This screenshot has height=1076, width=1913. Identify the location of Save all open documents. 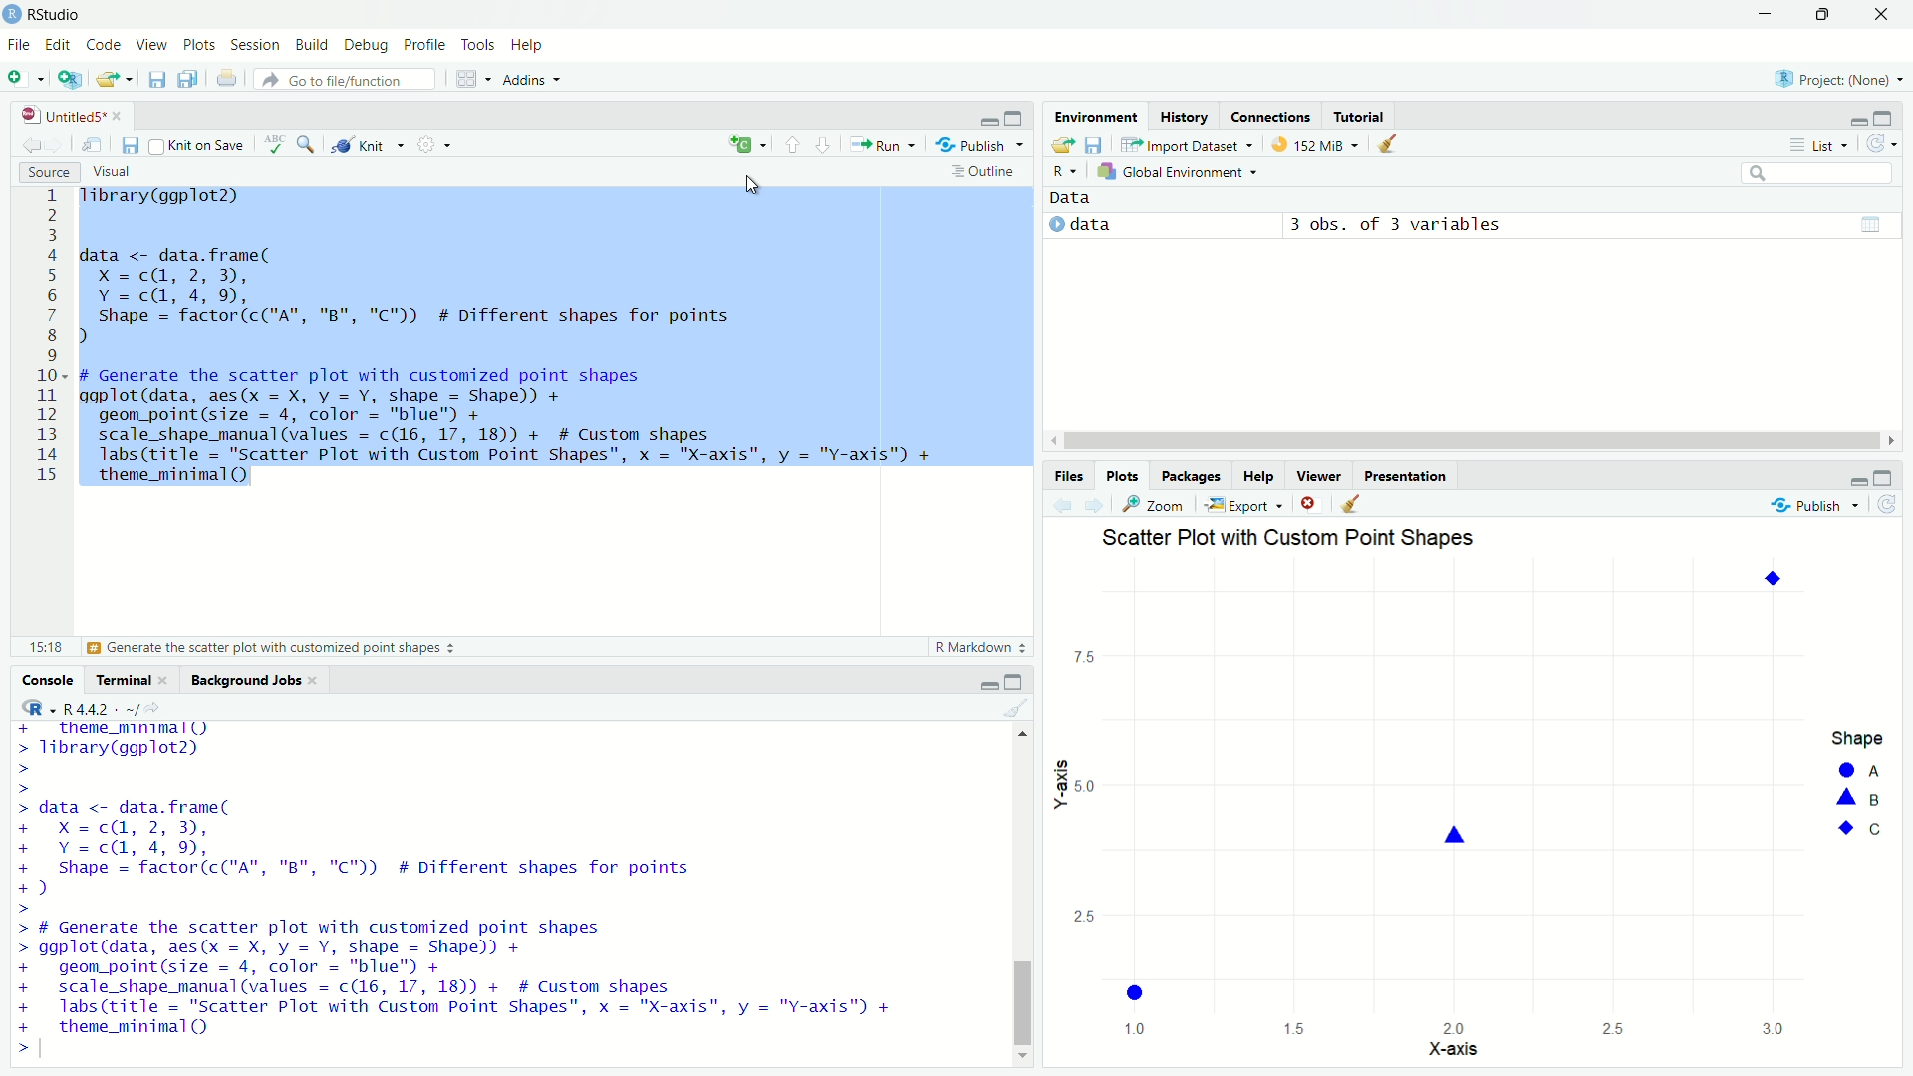
(187, 78).